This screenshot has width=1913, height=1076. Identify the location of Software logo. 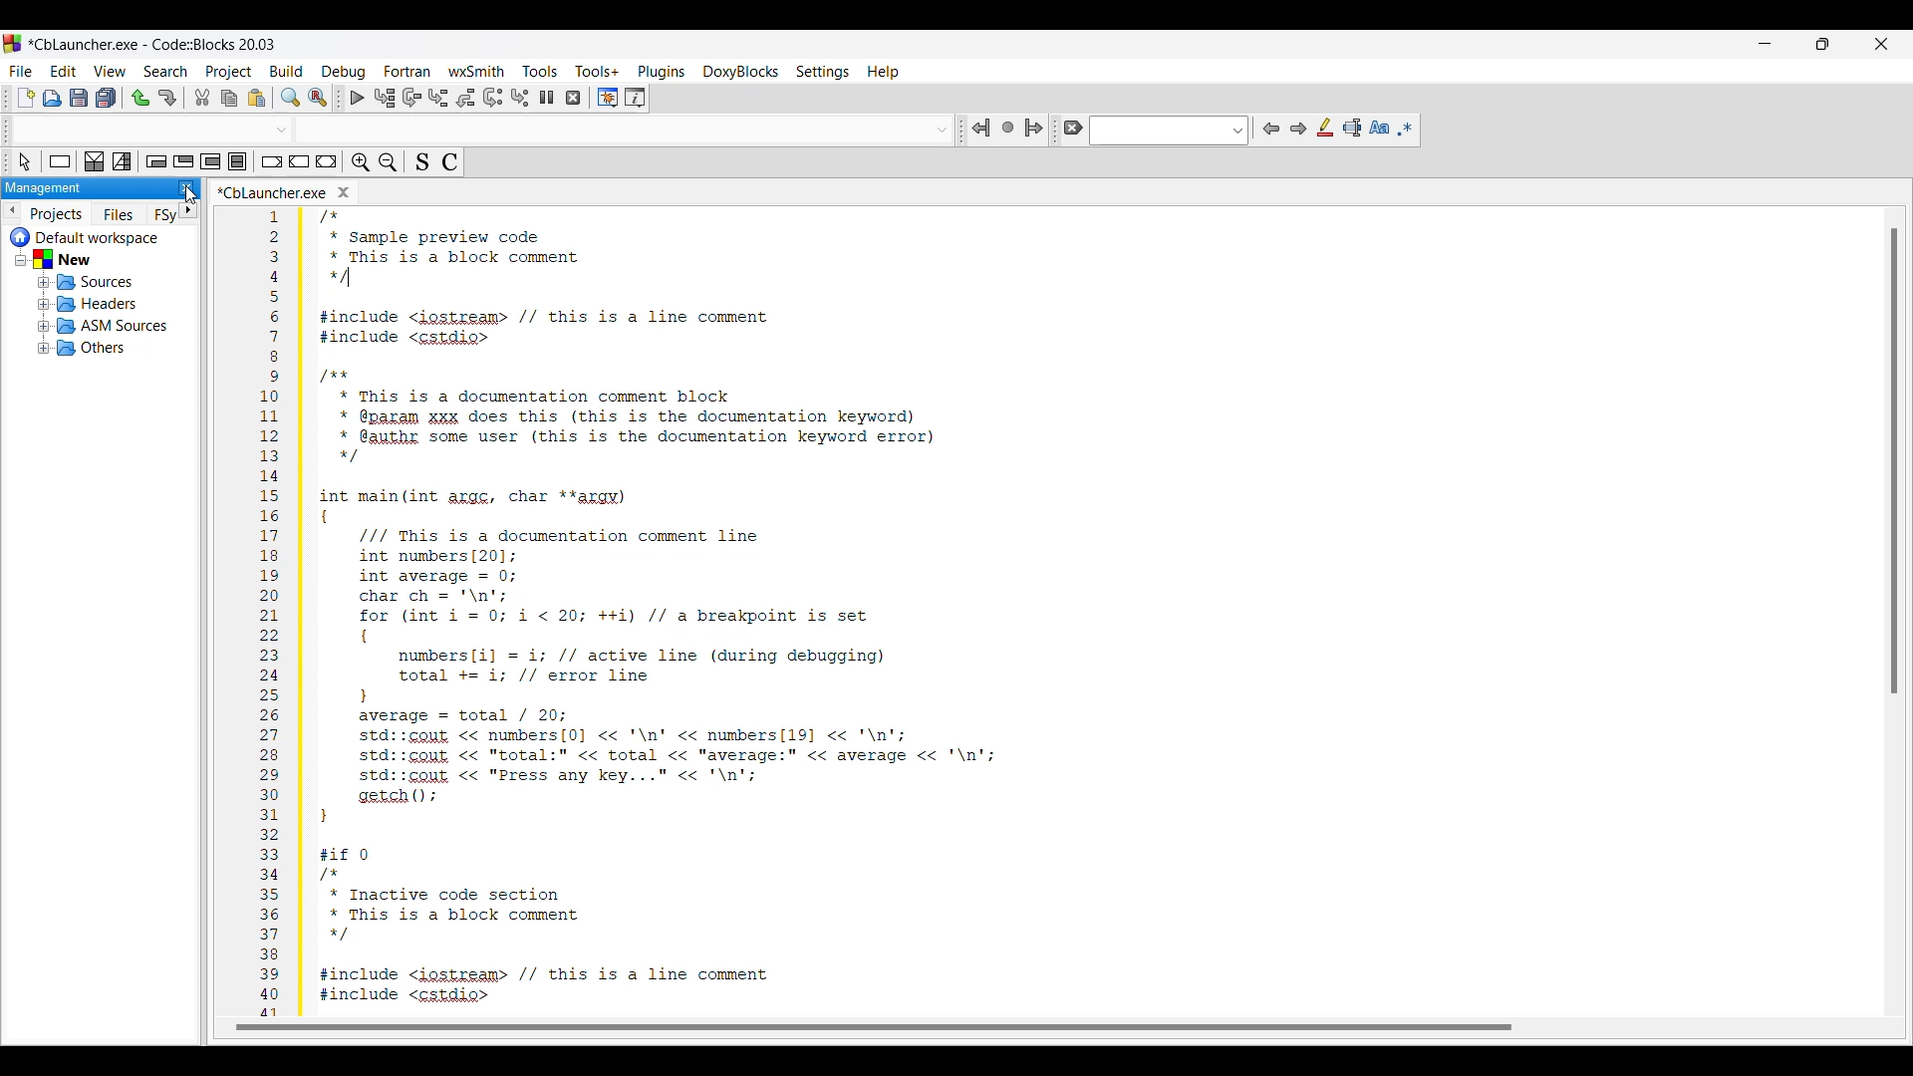
(13, 44).